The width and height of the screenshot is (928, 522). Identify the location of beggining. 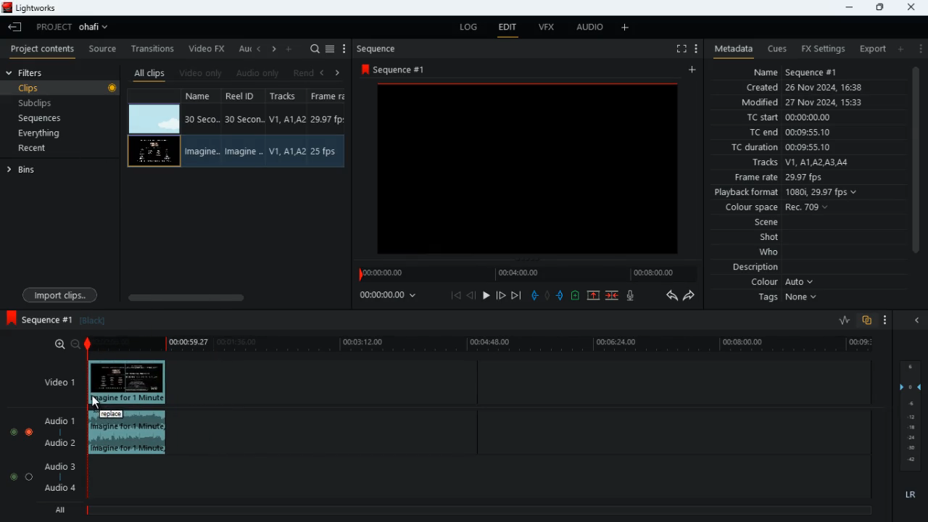
(455, 295).